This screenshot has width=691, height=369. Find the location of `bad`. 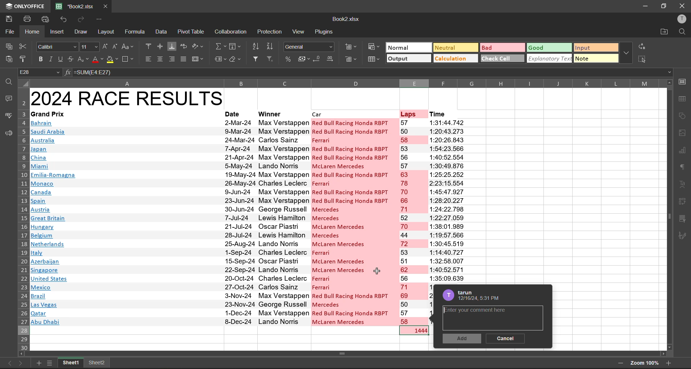

bad is located at coordinates (502, 48).